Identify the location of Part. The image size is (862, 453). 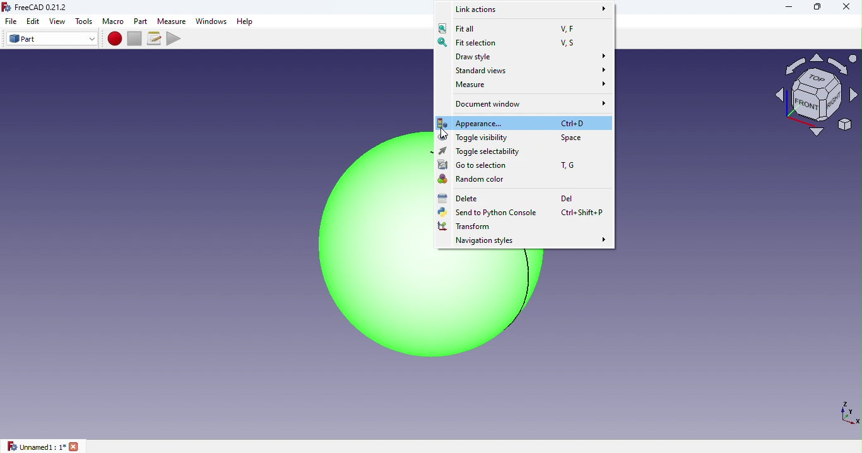
(142, 21).